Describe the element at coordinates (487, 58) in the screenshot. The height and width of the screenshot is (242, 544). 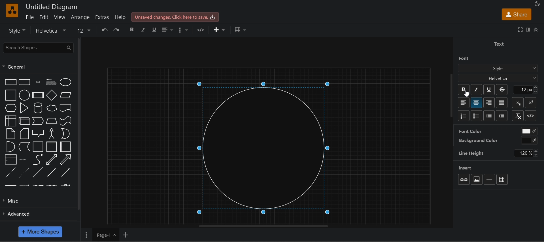
I see `font` at that location.